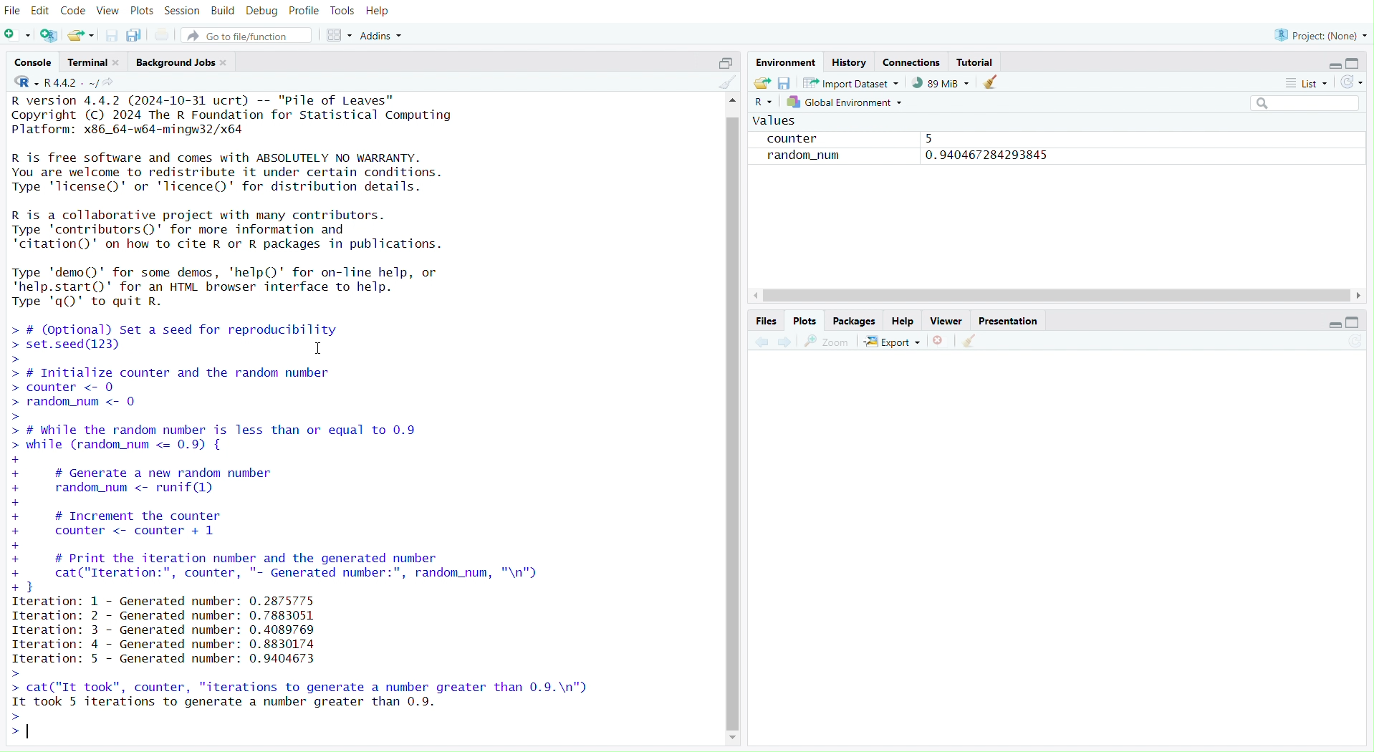 The width and height of the screenshot is (1374, 752). Describe the element at coordinates (1011, 320) in the screenshot. I see `Presentation` at that location.